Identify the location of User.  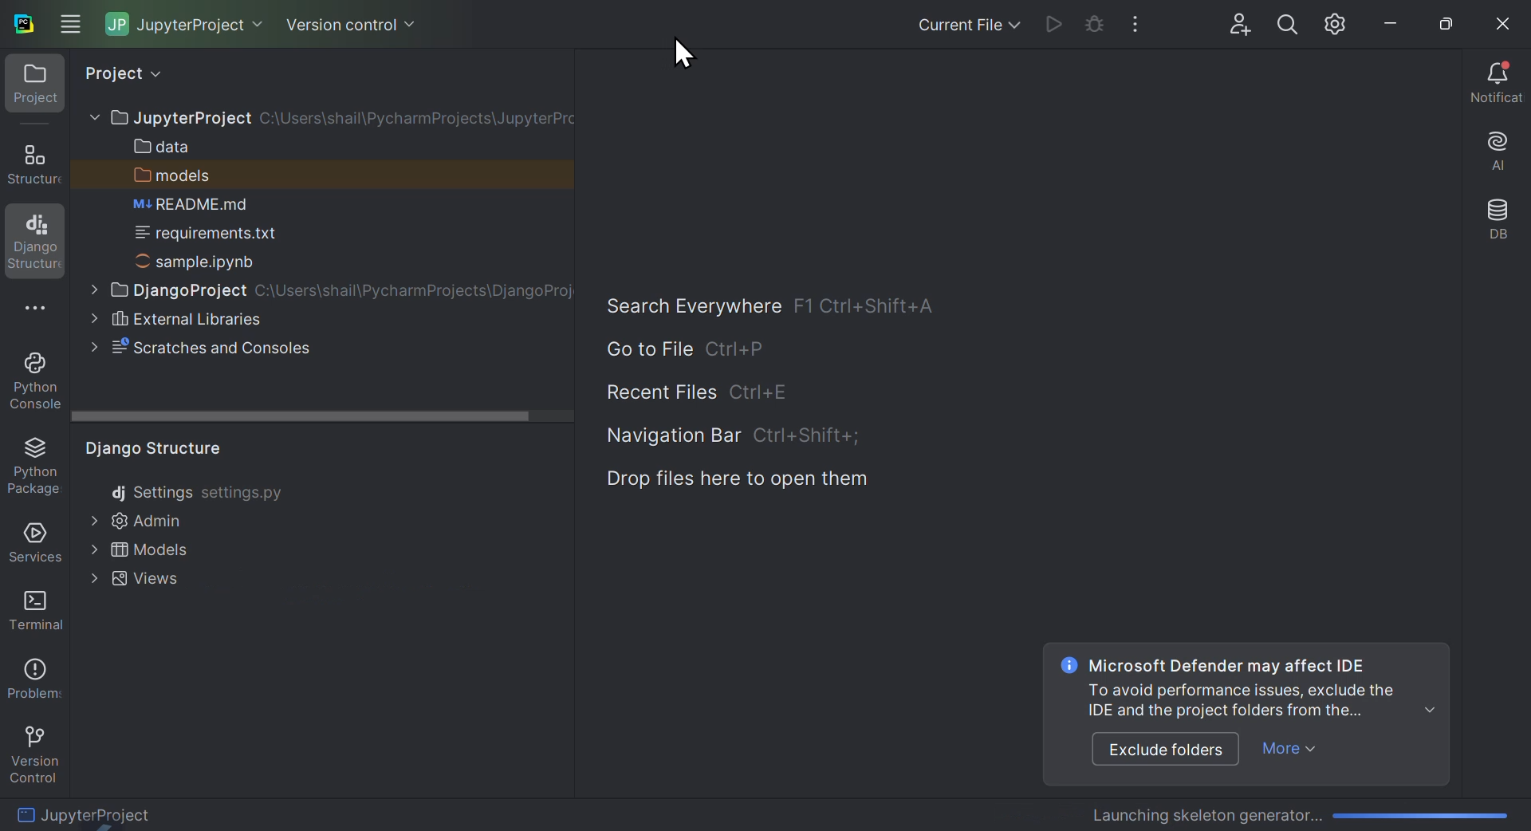
(1242, 25).